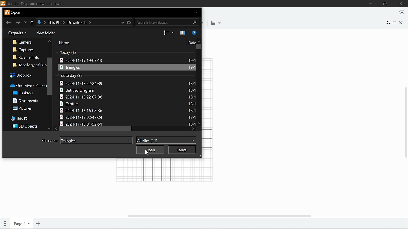  What do you see at coordinates (122, 22) in the screenshot?
I see `Current location` at bounding box center [122, 22].